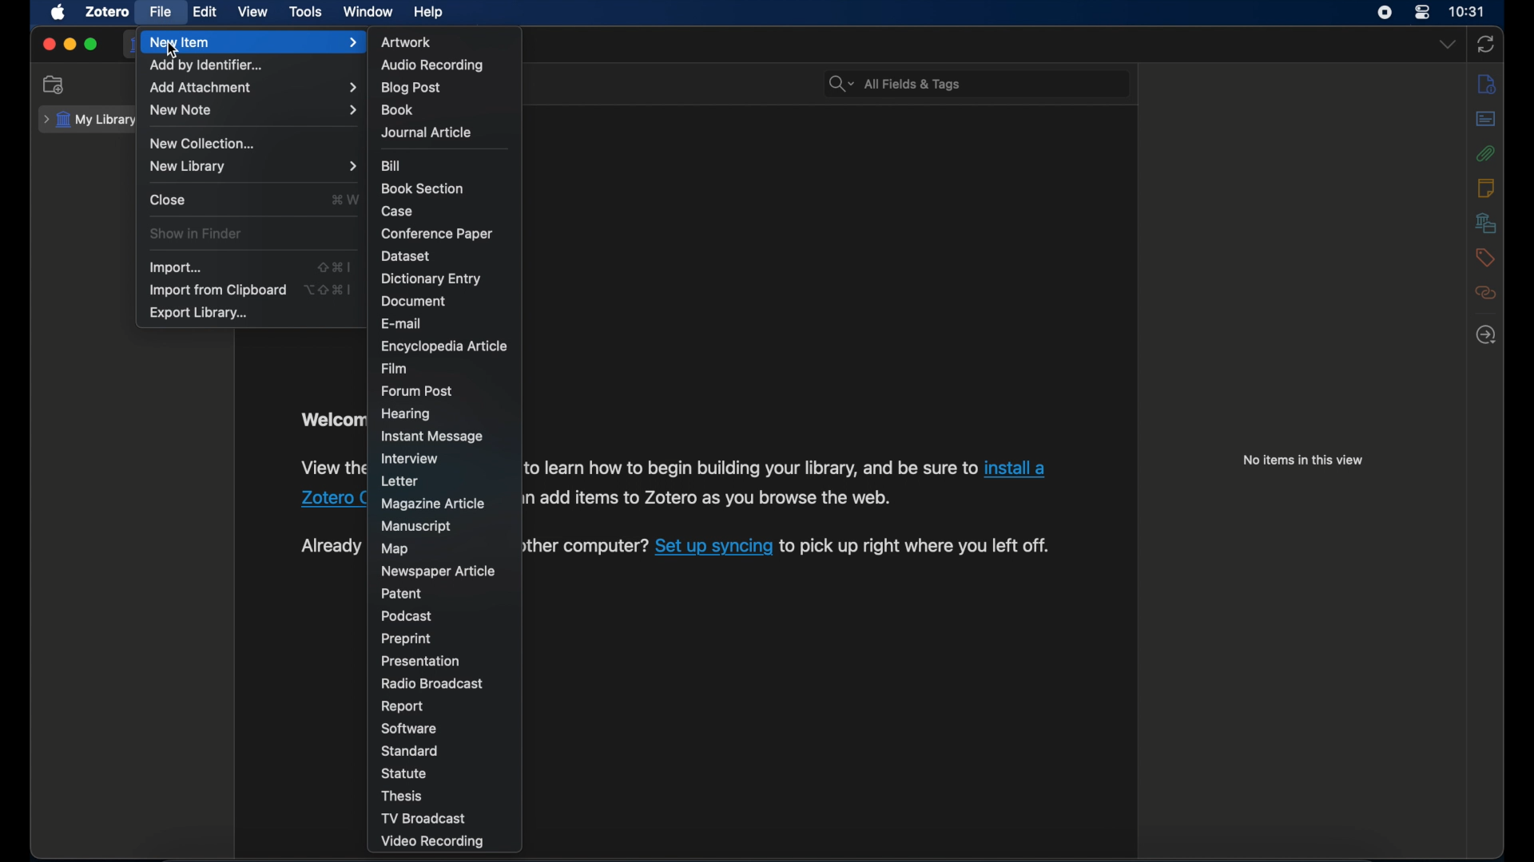 The image size is (1534, 862). What do you see at coordinates (414, 301) in the screenshot?
I see `document` at bounding box center [414, 301].